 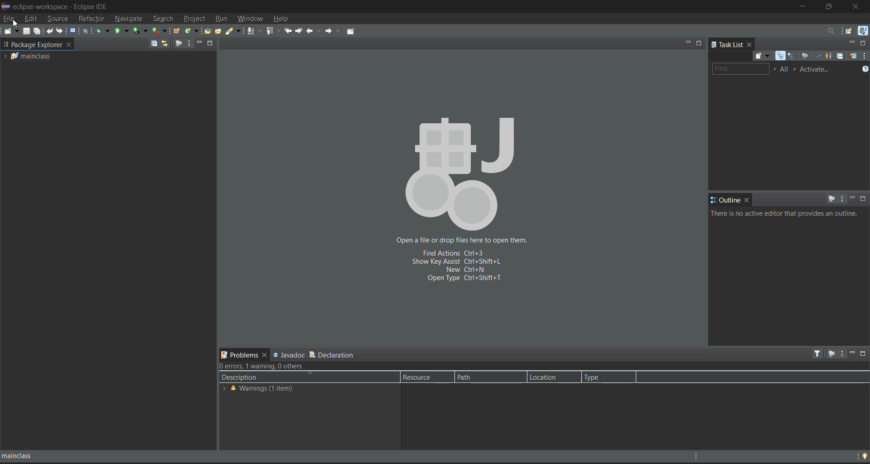 I want to click on minimize, so click(x=687, y=42).